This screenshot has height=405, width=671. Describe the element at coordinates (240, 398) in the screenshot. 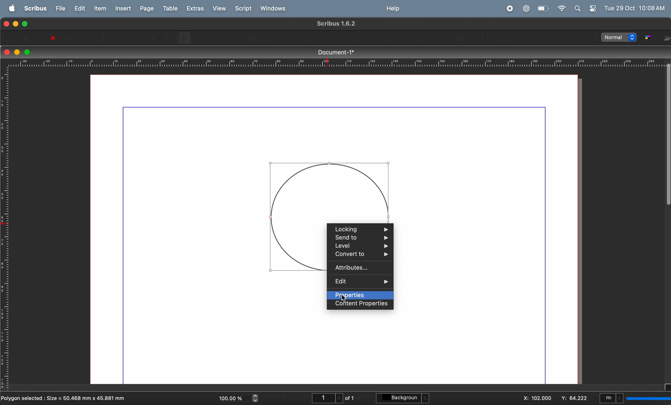

I see `current zoom level` at that location.